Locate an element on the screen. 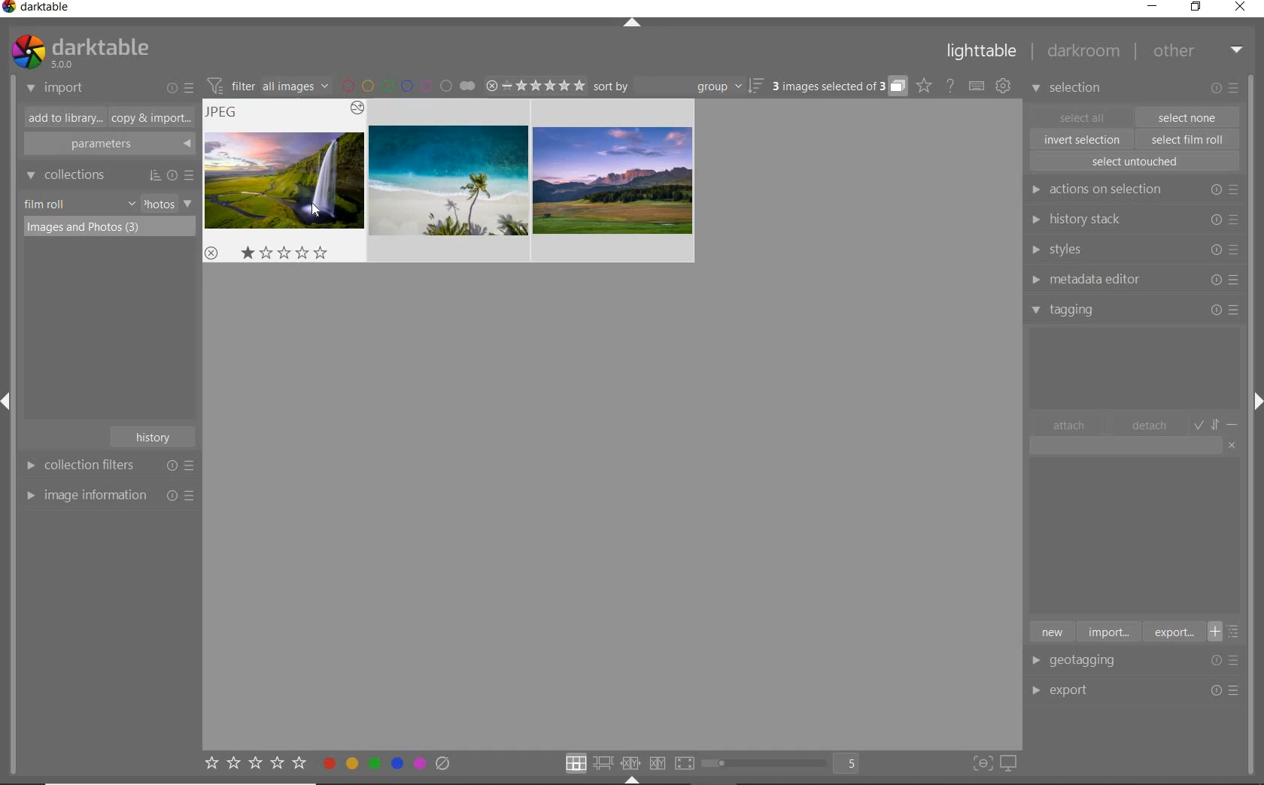 This screenshot has width=1264, height=785. set keyboard shortcut is located at coordinates (977, 86).